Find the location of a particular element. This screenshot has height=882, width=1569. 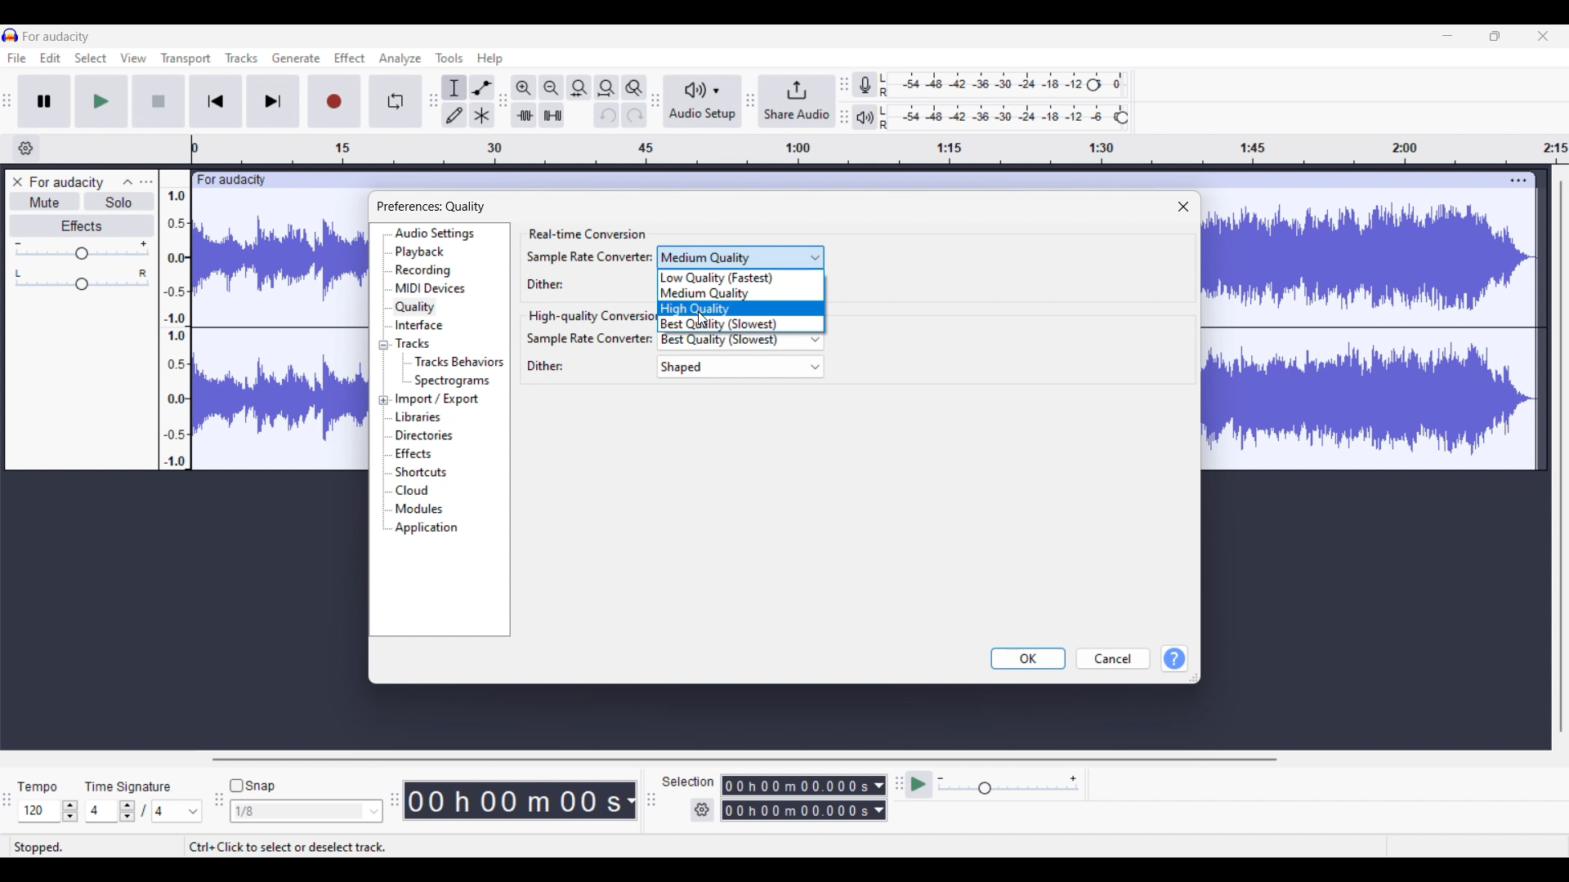

MIDI devices is located at coordinates (430, 287).